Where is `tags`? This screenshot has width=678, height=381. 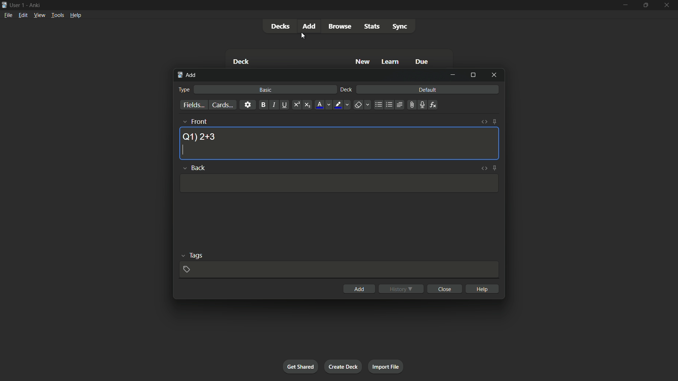
tags is located at coordinates (196, 255).